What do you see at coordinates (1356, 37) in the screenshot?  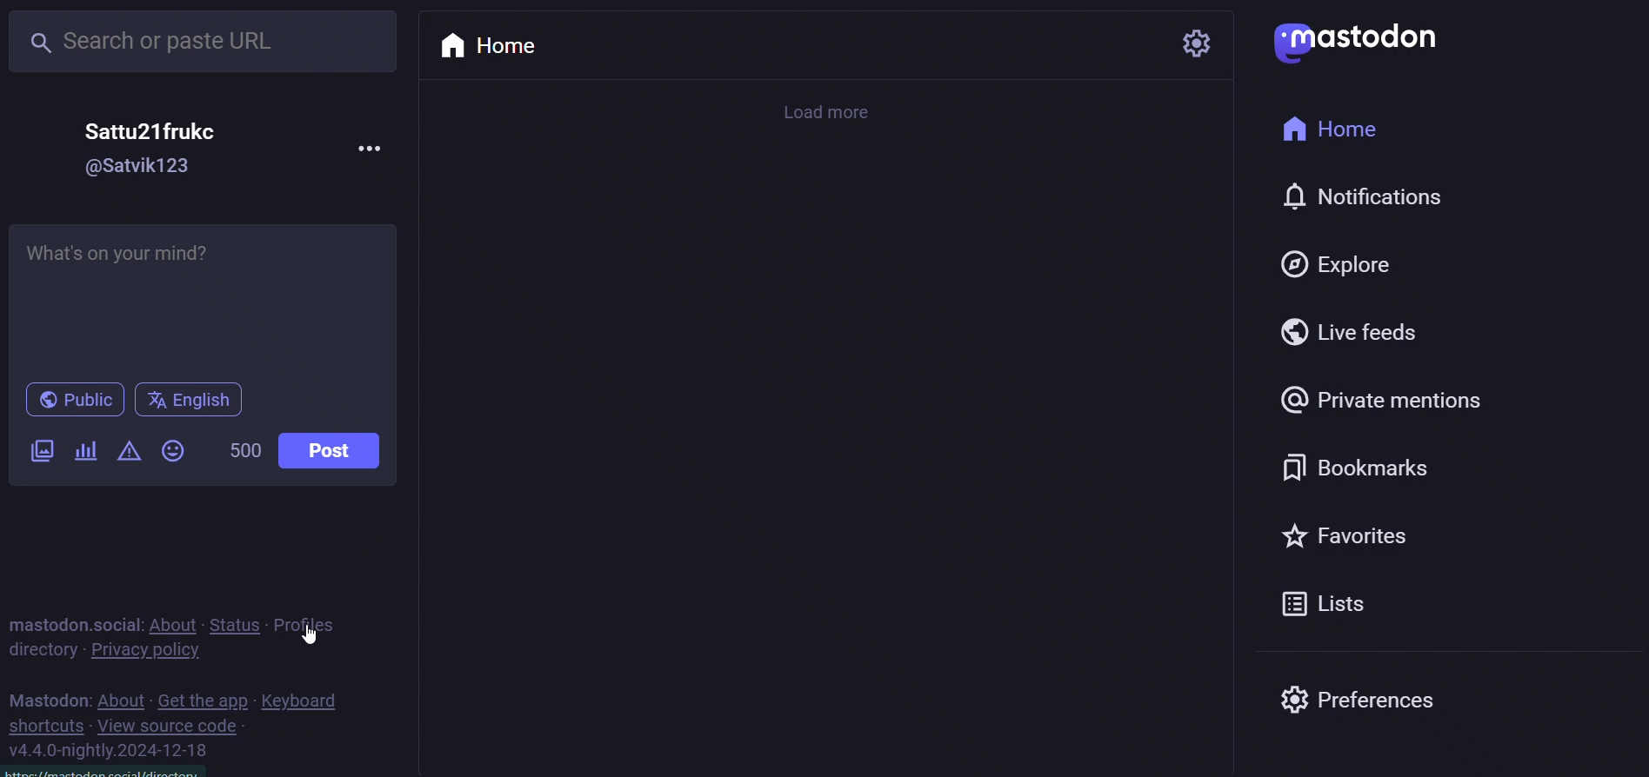 I see `logo` at bounding box center [1356, 37].